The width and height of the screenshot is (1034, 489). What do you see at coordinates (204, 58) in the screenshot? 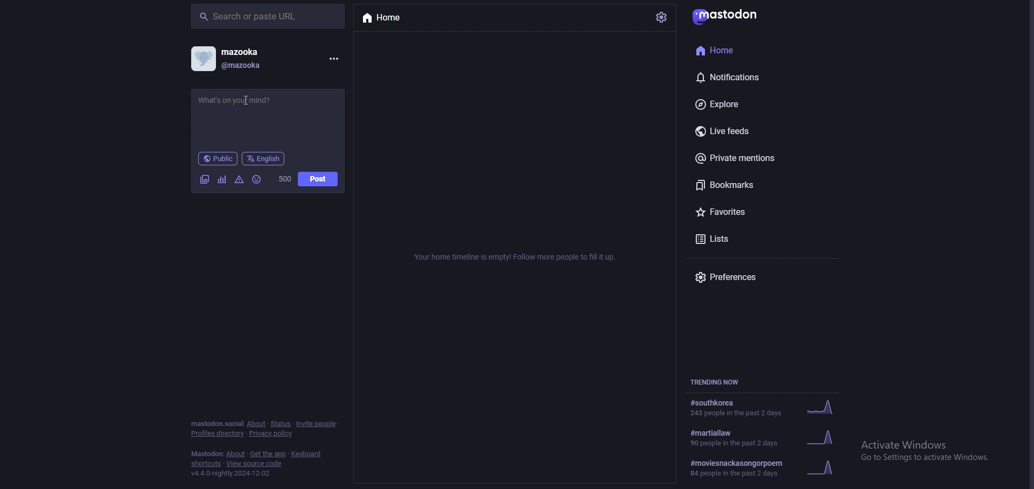
I see `profile picture` at bounding box center [204, 58].